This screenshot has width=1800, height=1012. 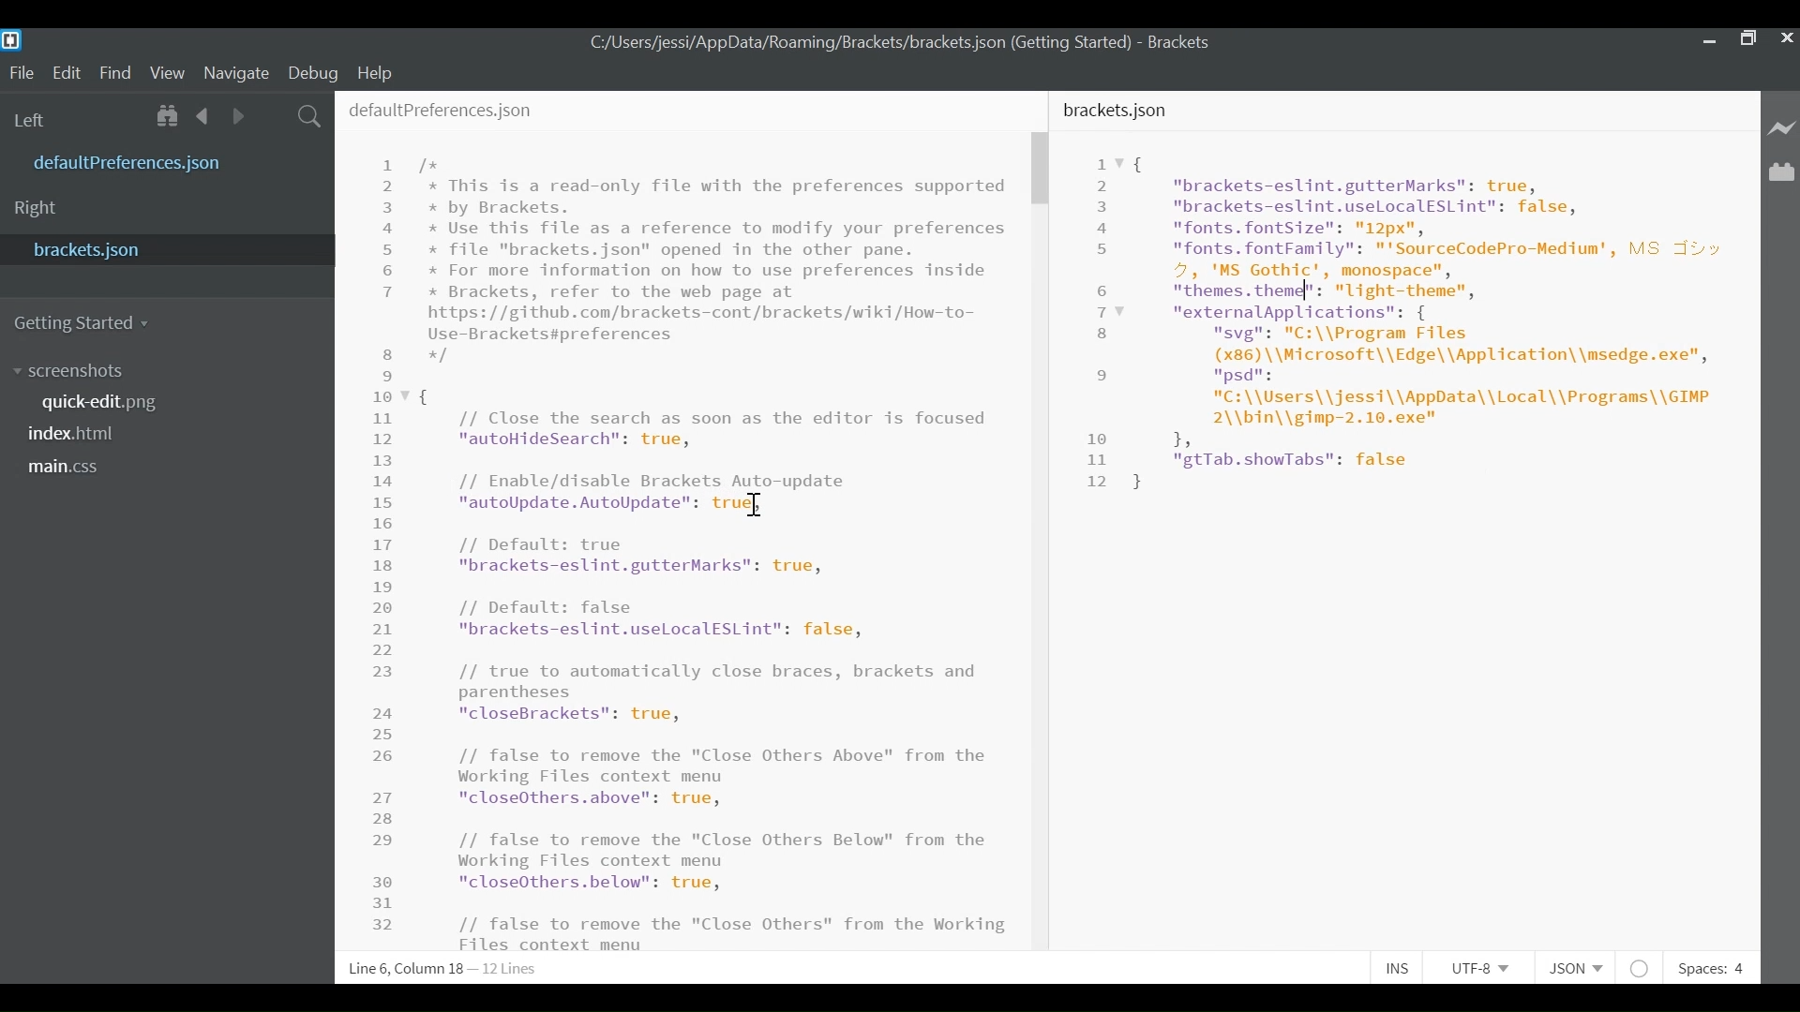 What do you see at coordinates (170, 115) in the screenshot?
I see `Show Files in tree` at bounding box center [170, 115].